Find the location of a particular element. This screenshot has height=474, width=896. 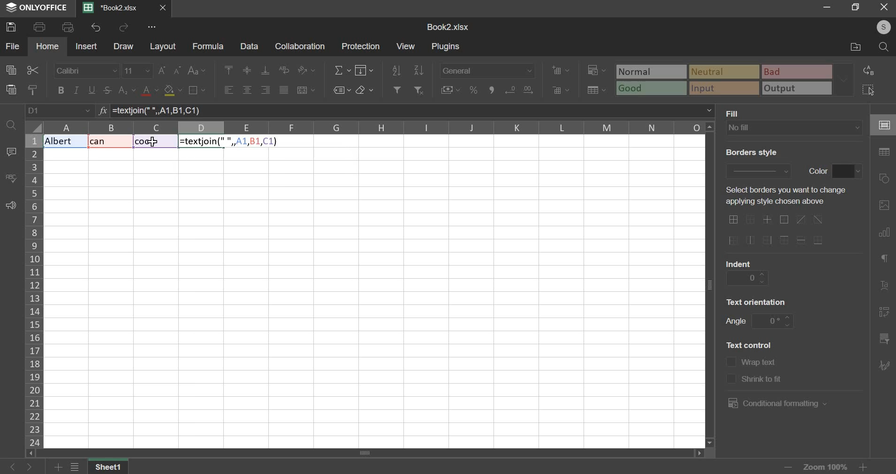

subscript & superscript is located at coordinates (127, 89).